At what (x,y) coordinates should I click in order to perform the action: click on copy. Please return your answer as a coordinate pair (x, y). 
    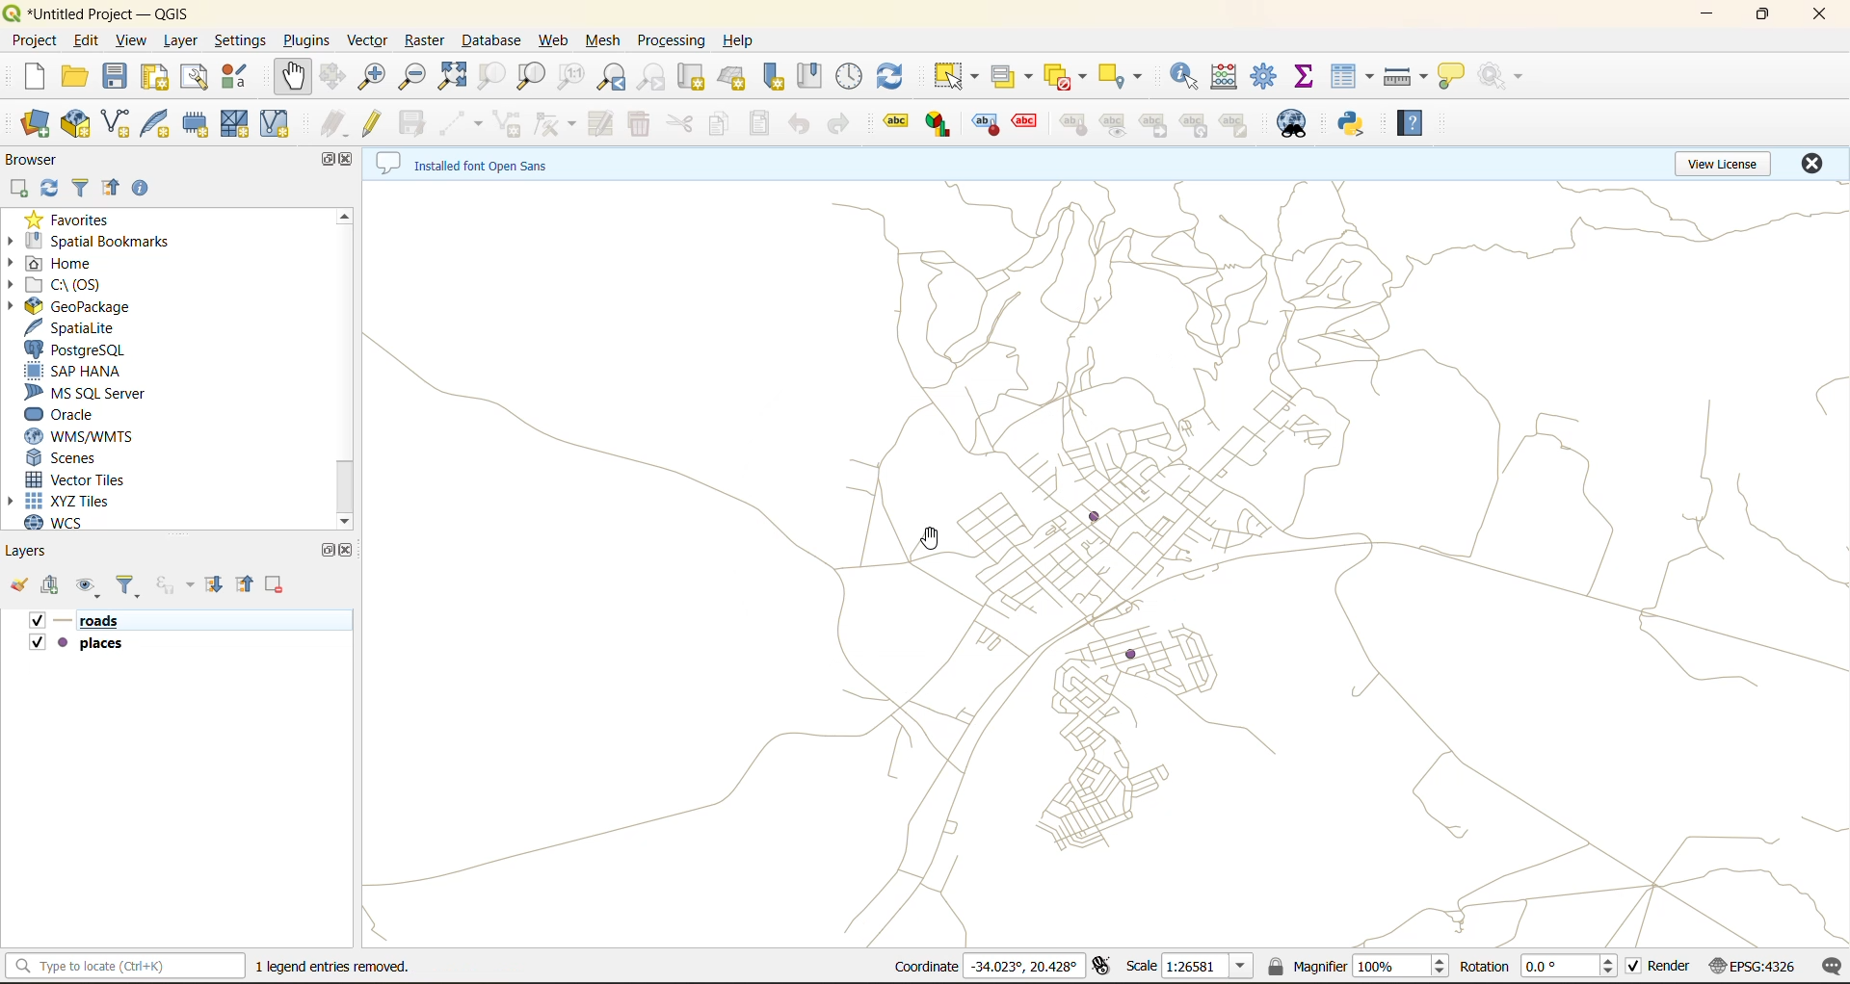
    Looking at the image, I should click on (721, 127).